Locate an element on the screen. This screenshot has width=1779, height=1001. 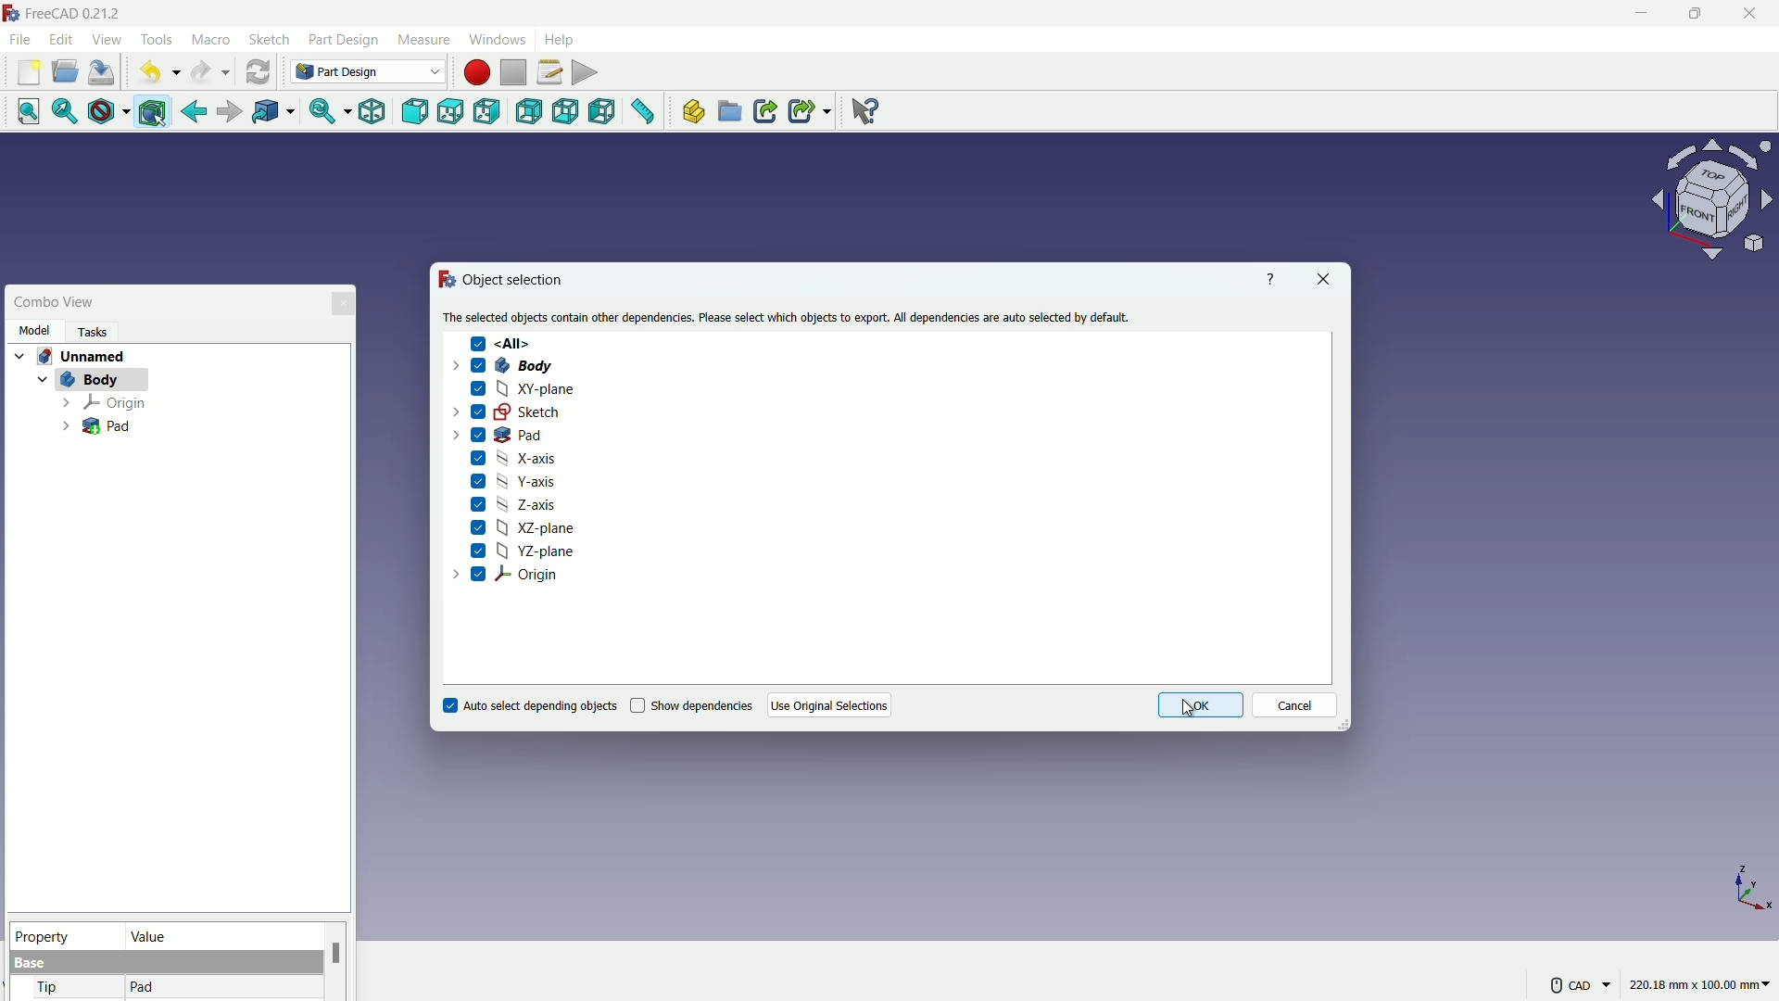
axis is located at coordinates (1753, 887).